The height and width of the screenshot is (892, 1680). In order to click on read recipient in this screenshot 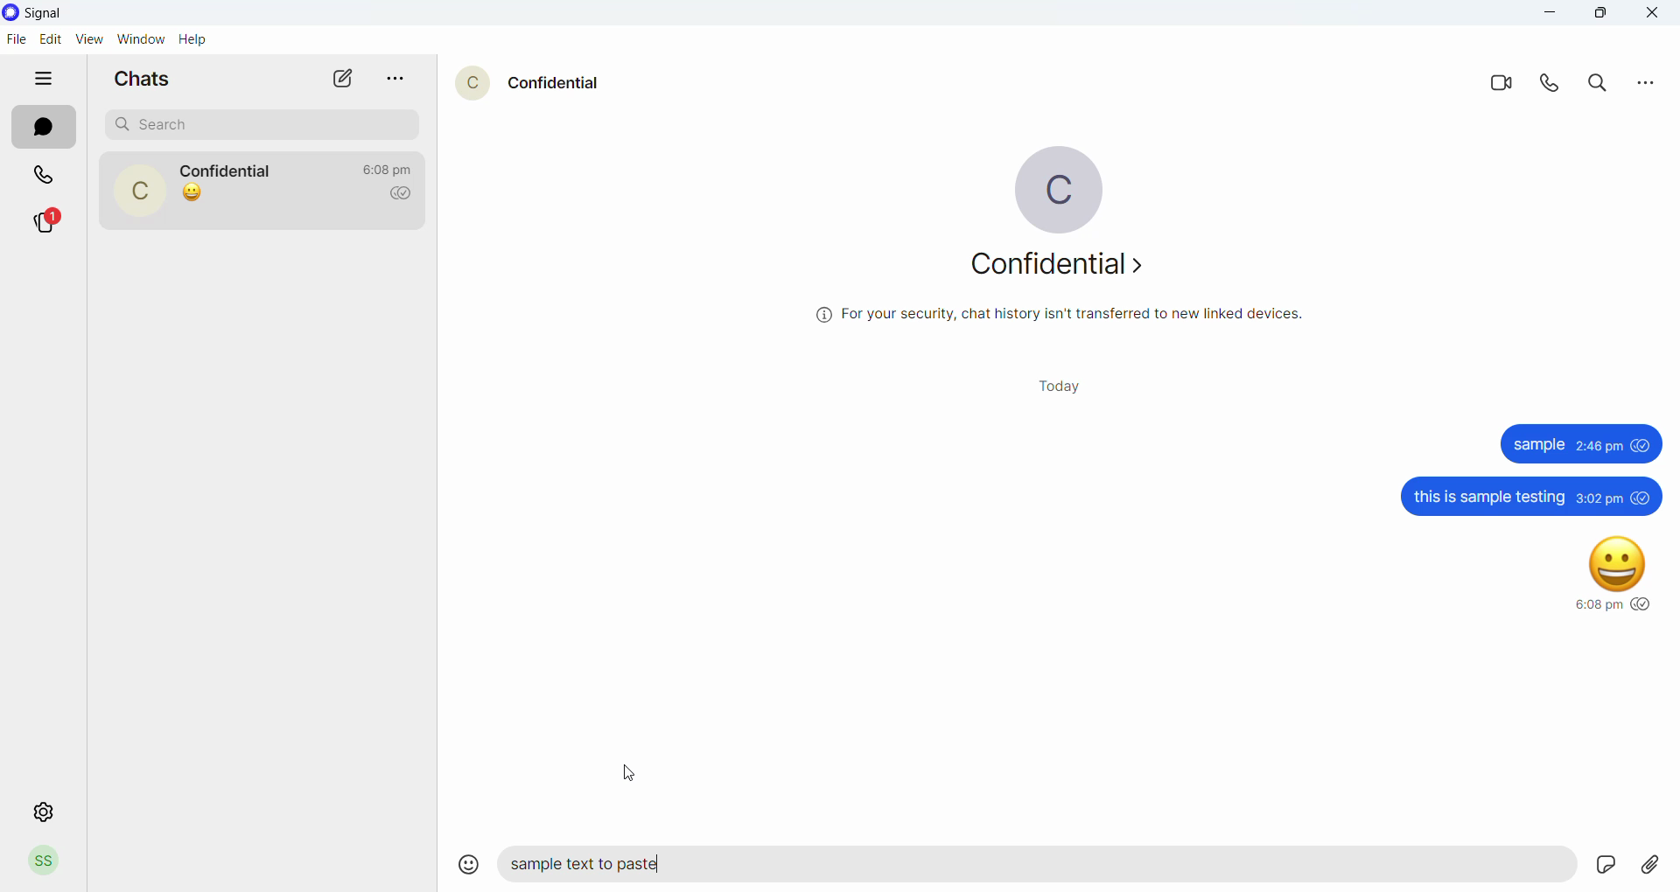, I will do `click(406, 194)`.